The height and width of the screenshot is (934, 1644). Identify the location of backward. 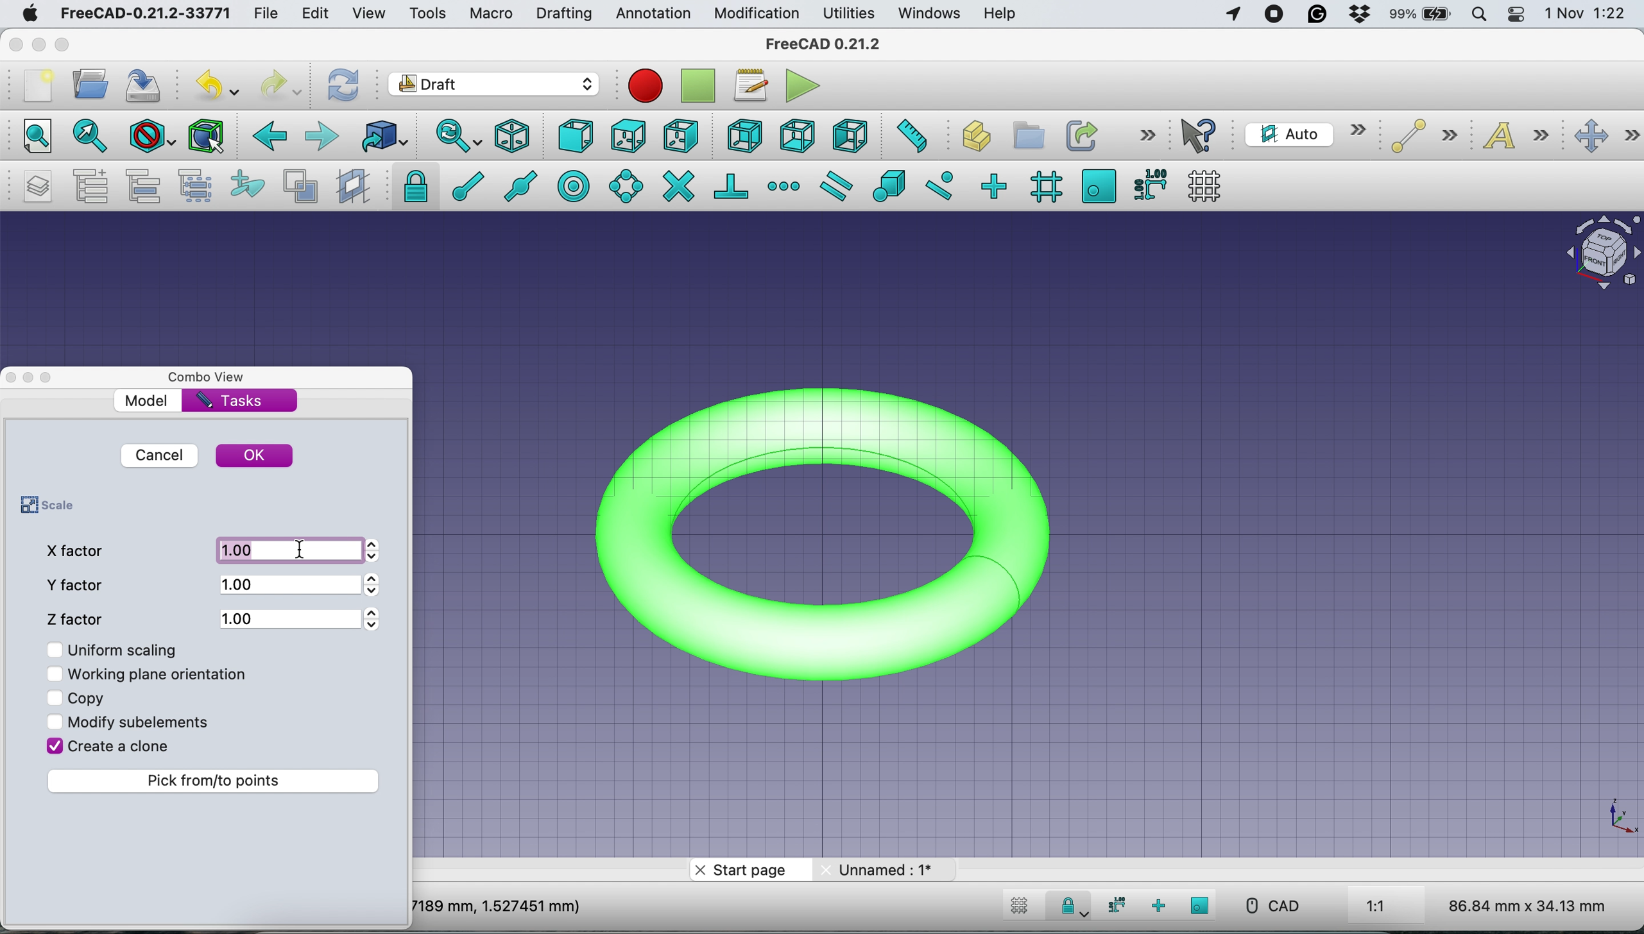
(268, 140).